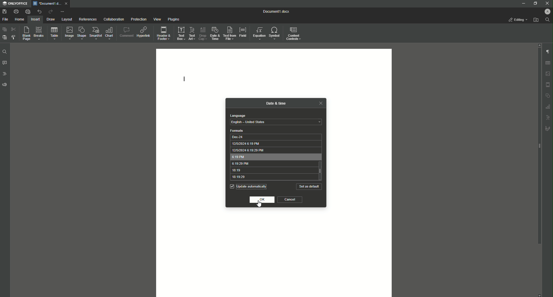 The height and width of the screenshot is (297, 553). Describe the element at coordinates (273, 144) in the screenshot. I see `12/5/2024 6:19 PM` at that location.